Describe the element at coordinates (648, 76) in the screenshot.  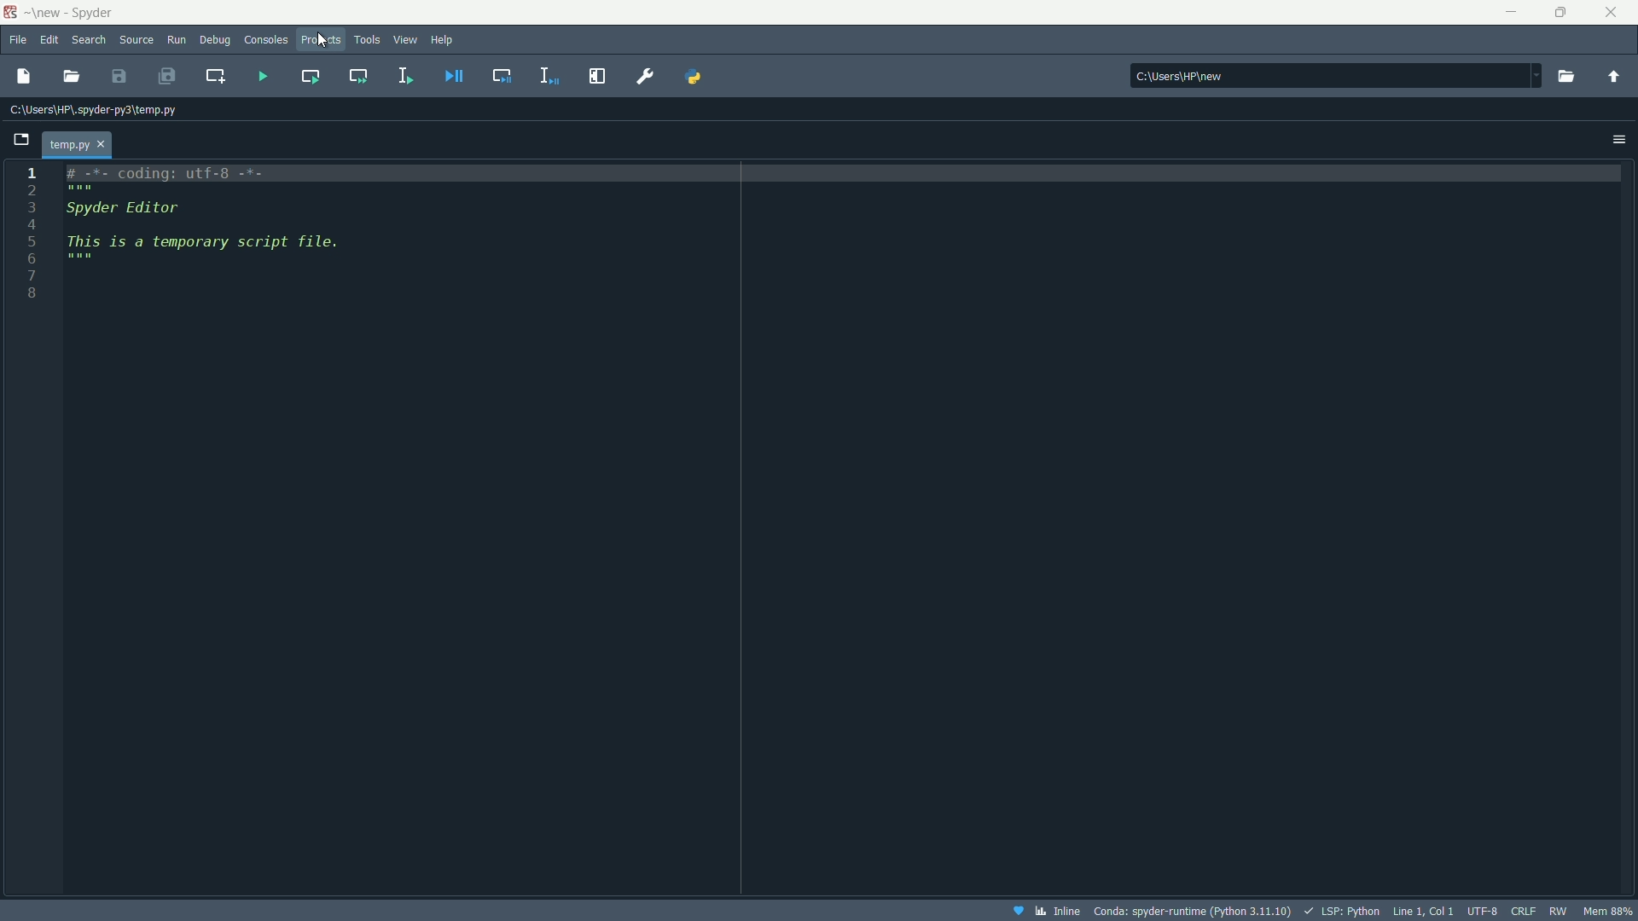
I see `preferences` at that location.